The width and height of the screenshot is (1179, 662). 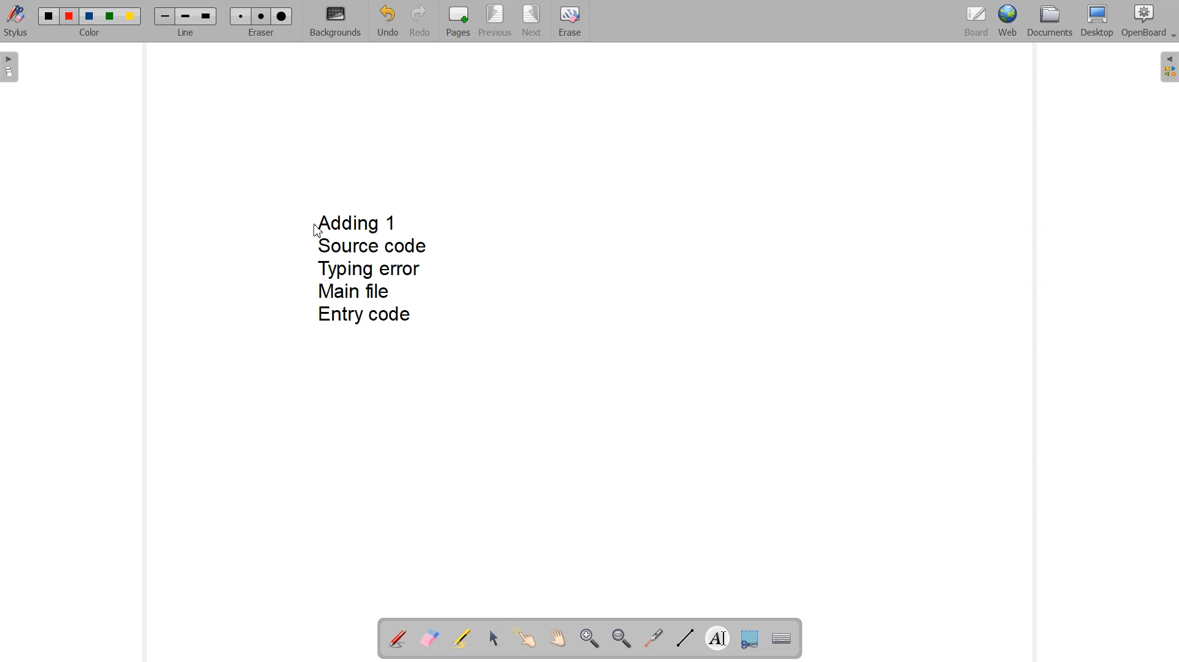 What do you see at coordinates (396, 637) in the screenshot?
I see `Annotation document` at bounding box center [396, 637].